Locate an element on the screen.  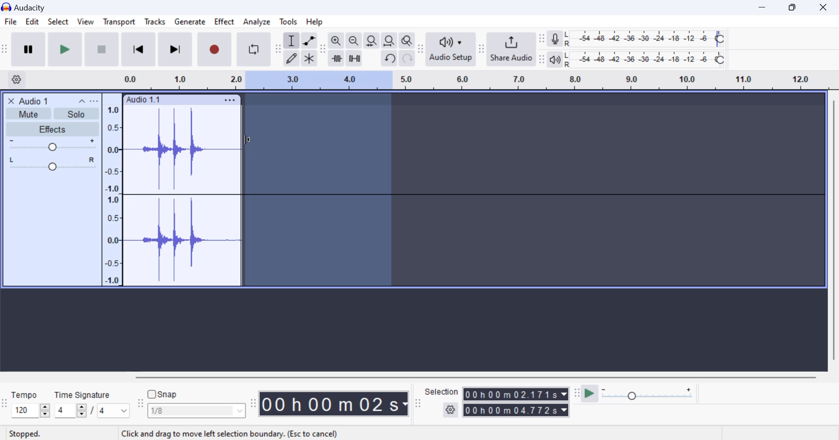
zoom toggle is located at coordinates (408, 41).